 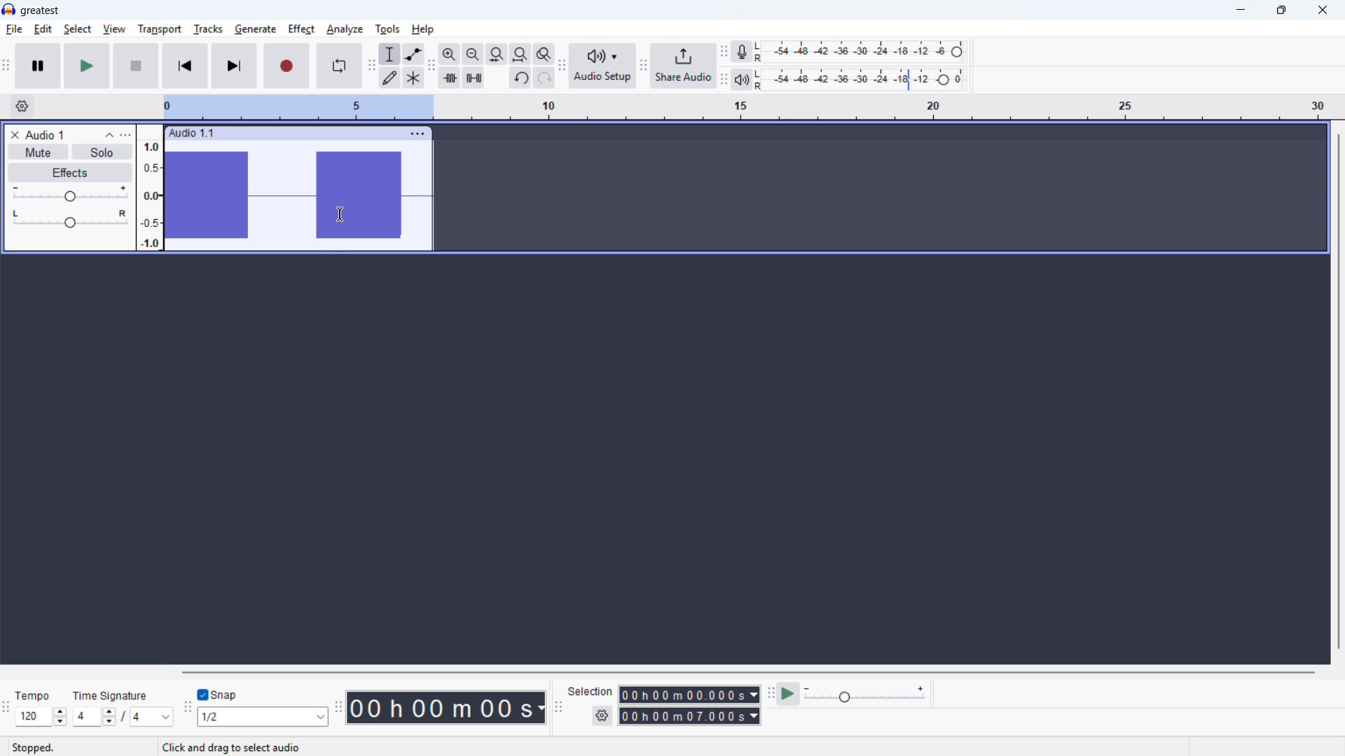 I want to click on Play at speed toolbar , so click(x=771, y=696).